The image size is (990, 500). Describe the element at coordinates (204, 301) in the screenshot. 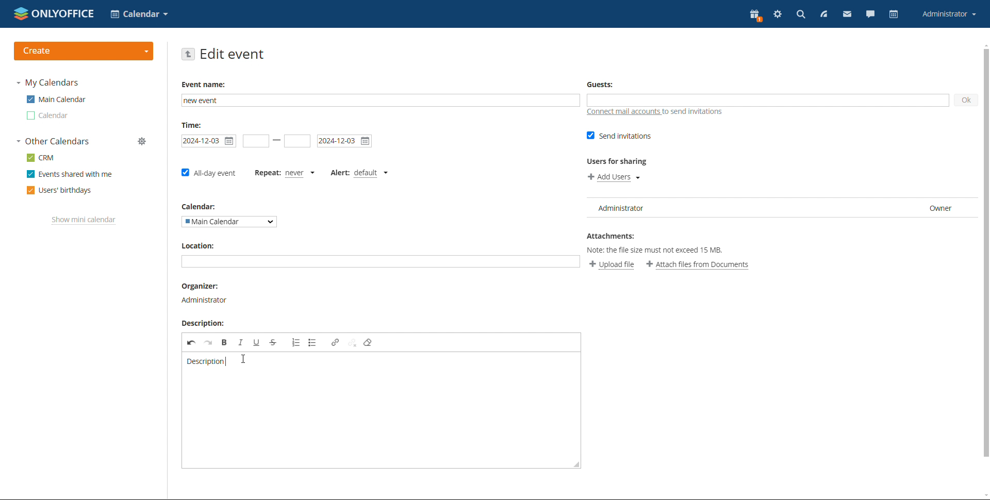

I see `organizer` at that location.